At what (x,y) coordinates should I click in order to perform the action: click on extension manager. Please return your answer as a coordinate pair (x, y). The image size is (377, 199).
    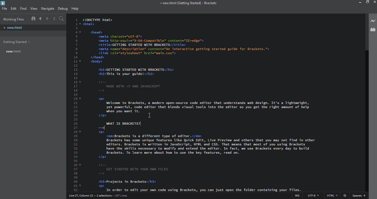
    Looking at the image, I should click on (373, 30).